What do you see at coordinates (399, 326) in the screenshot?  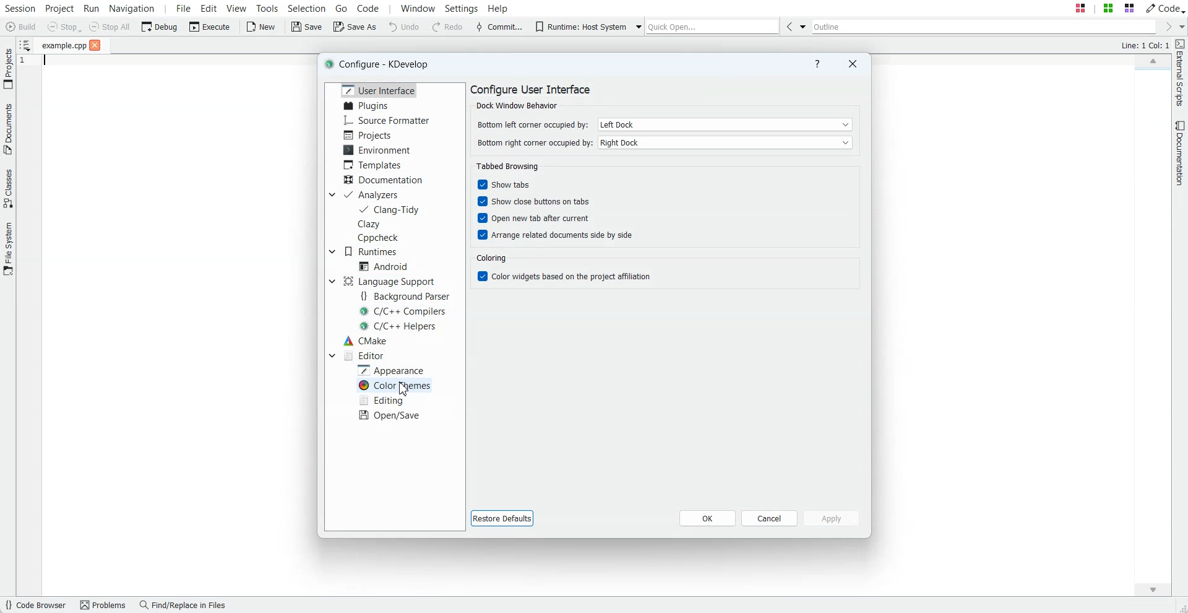 I see `C/C++ Helpers` at bounding box center [399, 326].